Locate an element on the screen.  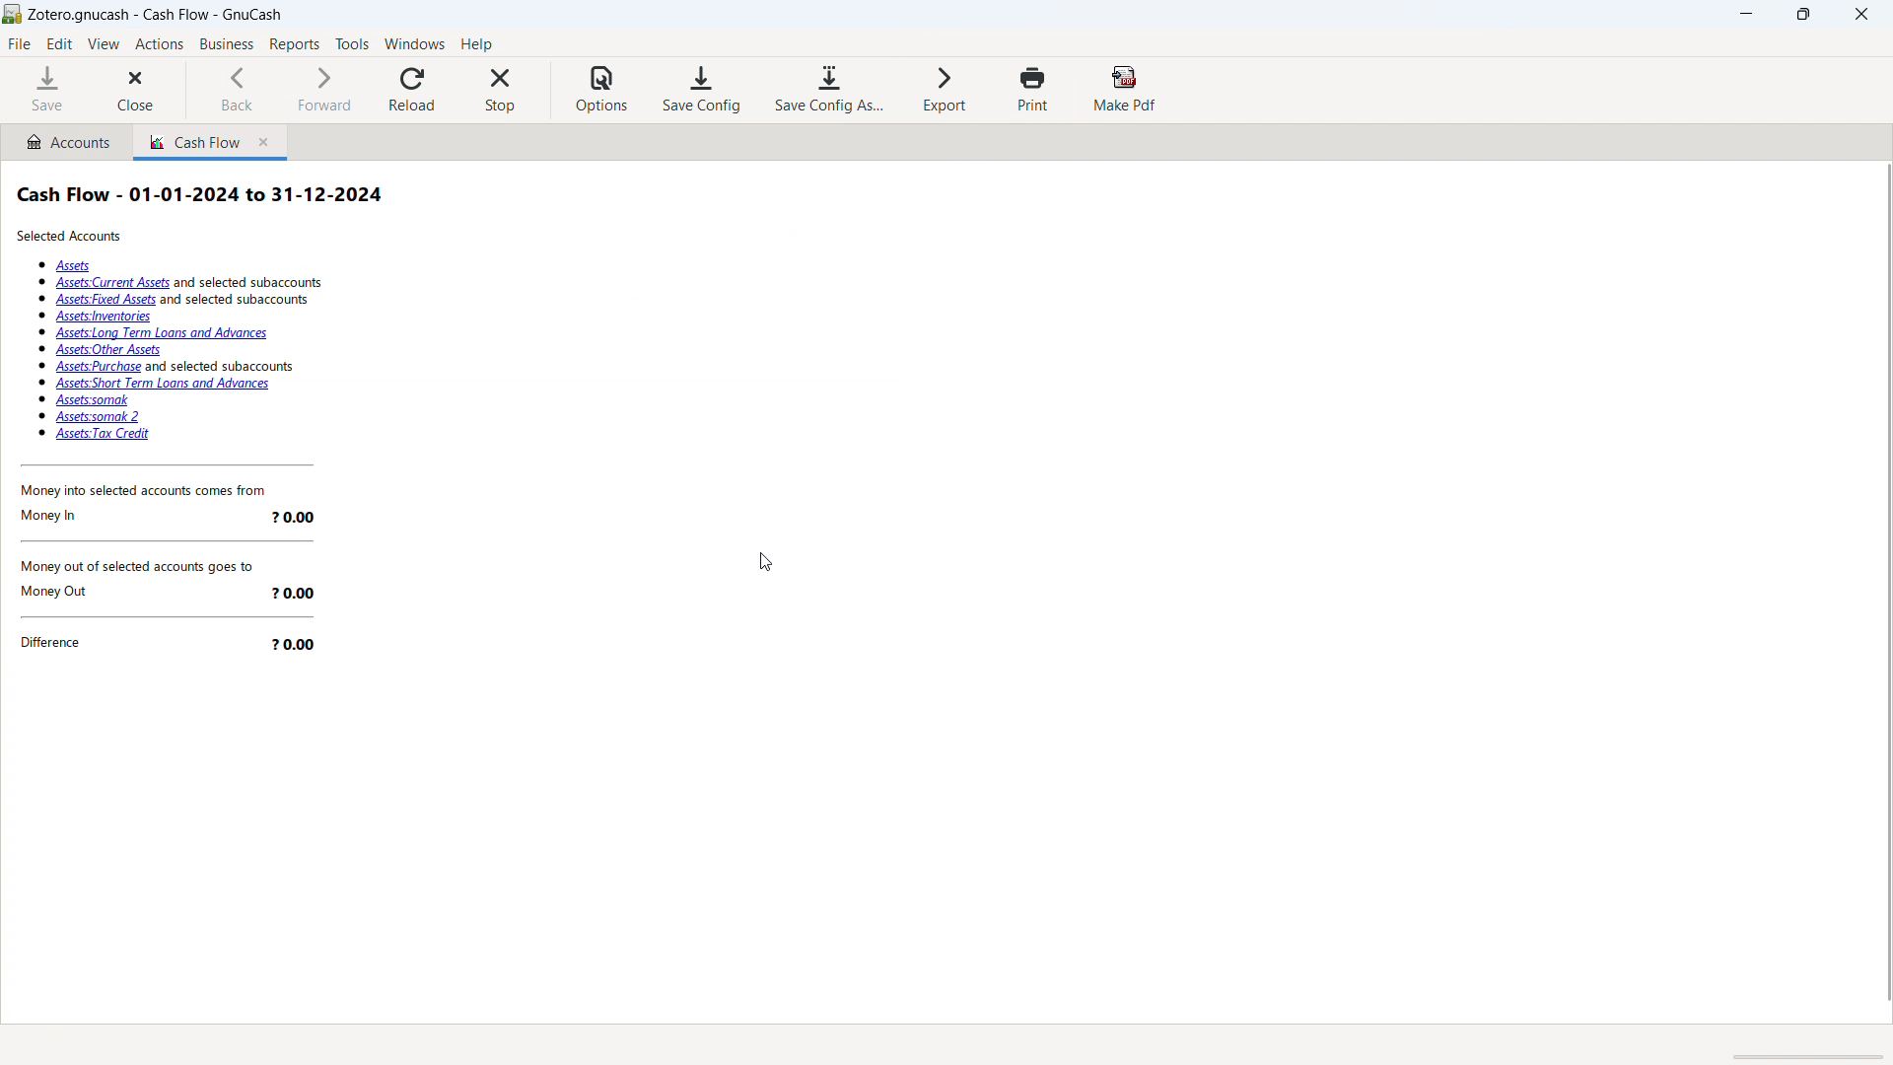
back is located at coordinates (246, 89).